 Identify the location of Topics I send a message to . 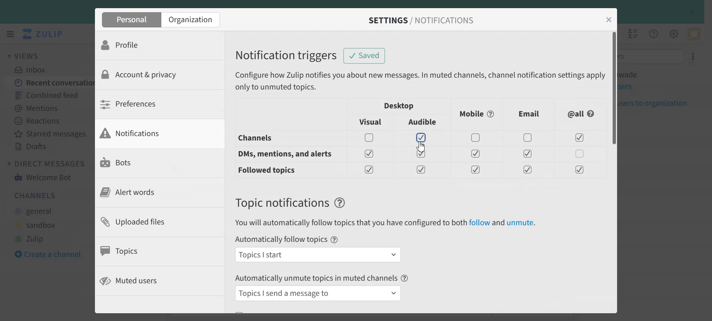
(319, 293).